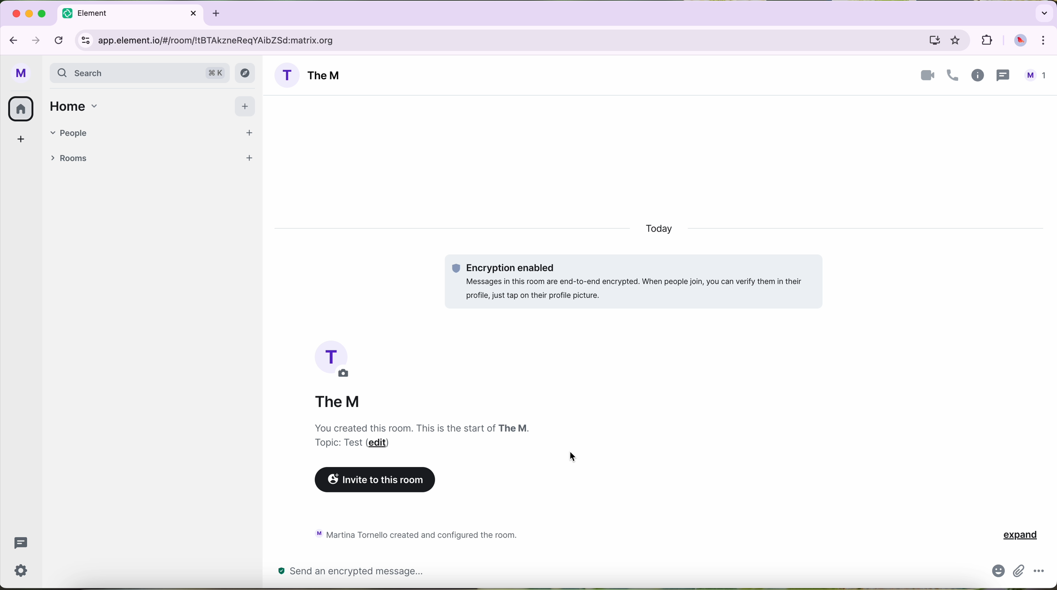 This screenshot has width=1057, height=590. I want to click on new tabb, so click(219, 13).